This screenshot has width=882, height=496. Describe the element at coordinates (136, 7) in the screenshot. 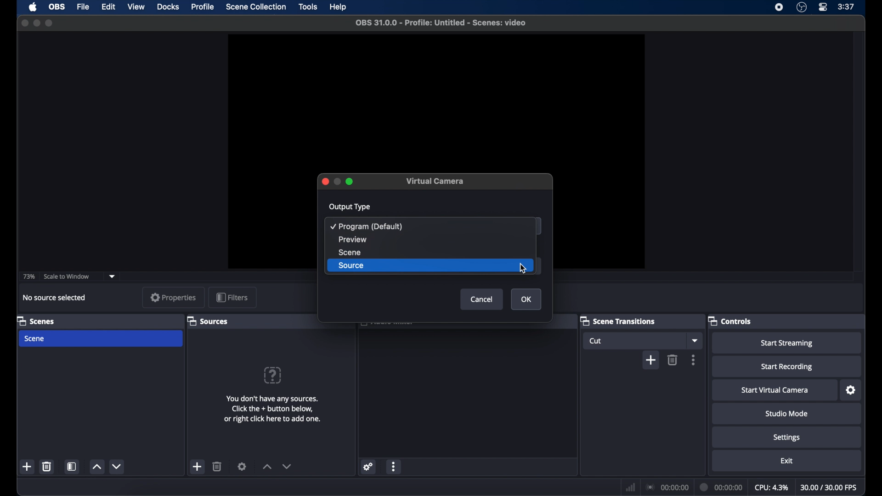

I see `view` at that location.